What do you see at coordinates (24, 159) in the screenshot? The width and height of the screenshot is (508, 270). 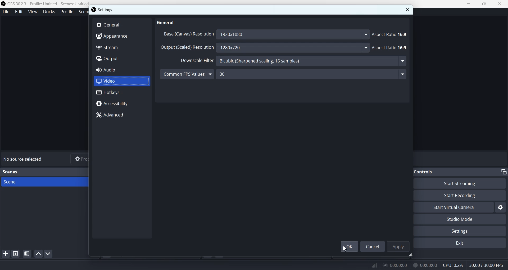 I see `Text` at bounding box center [24, 159].